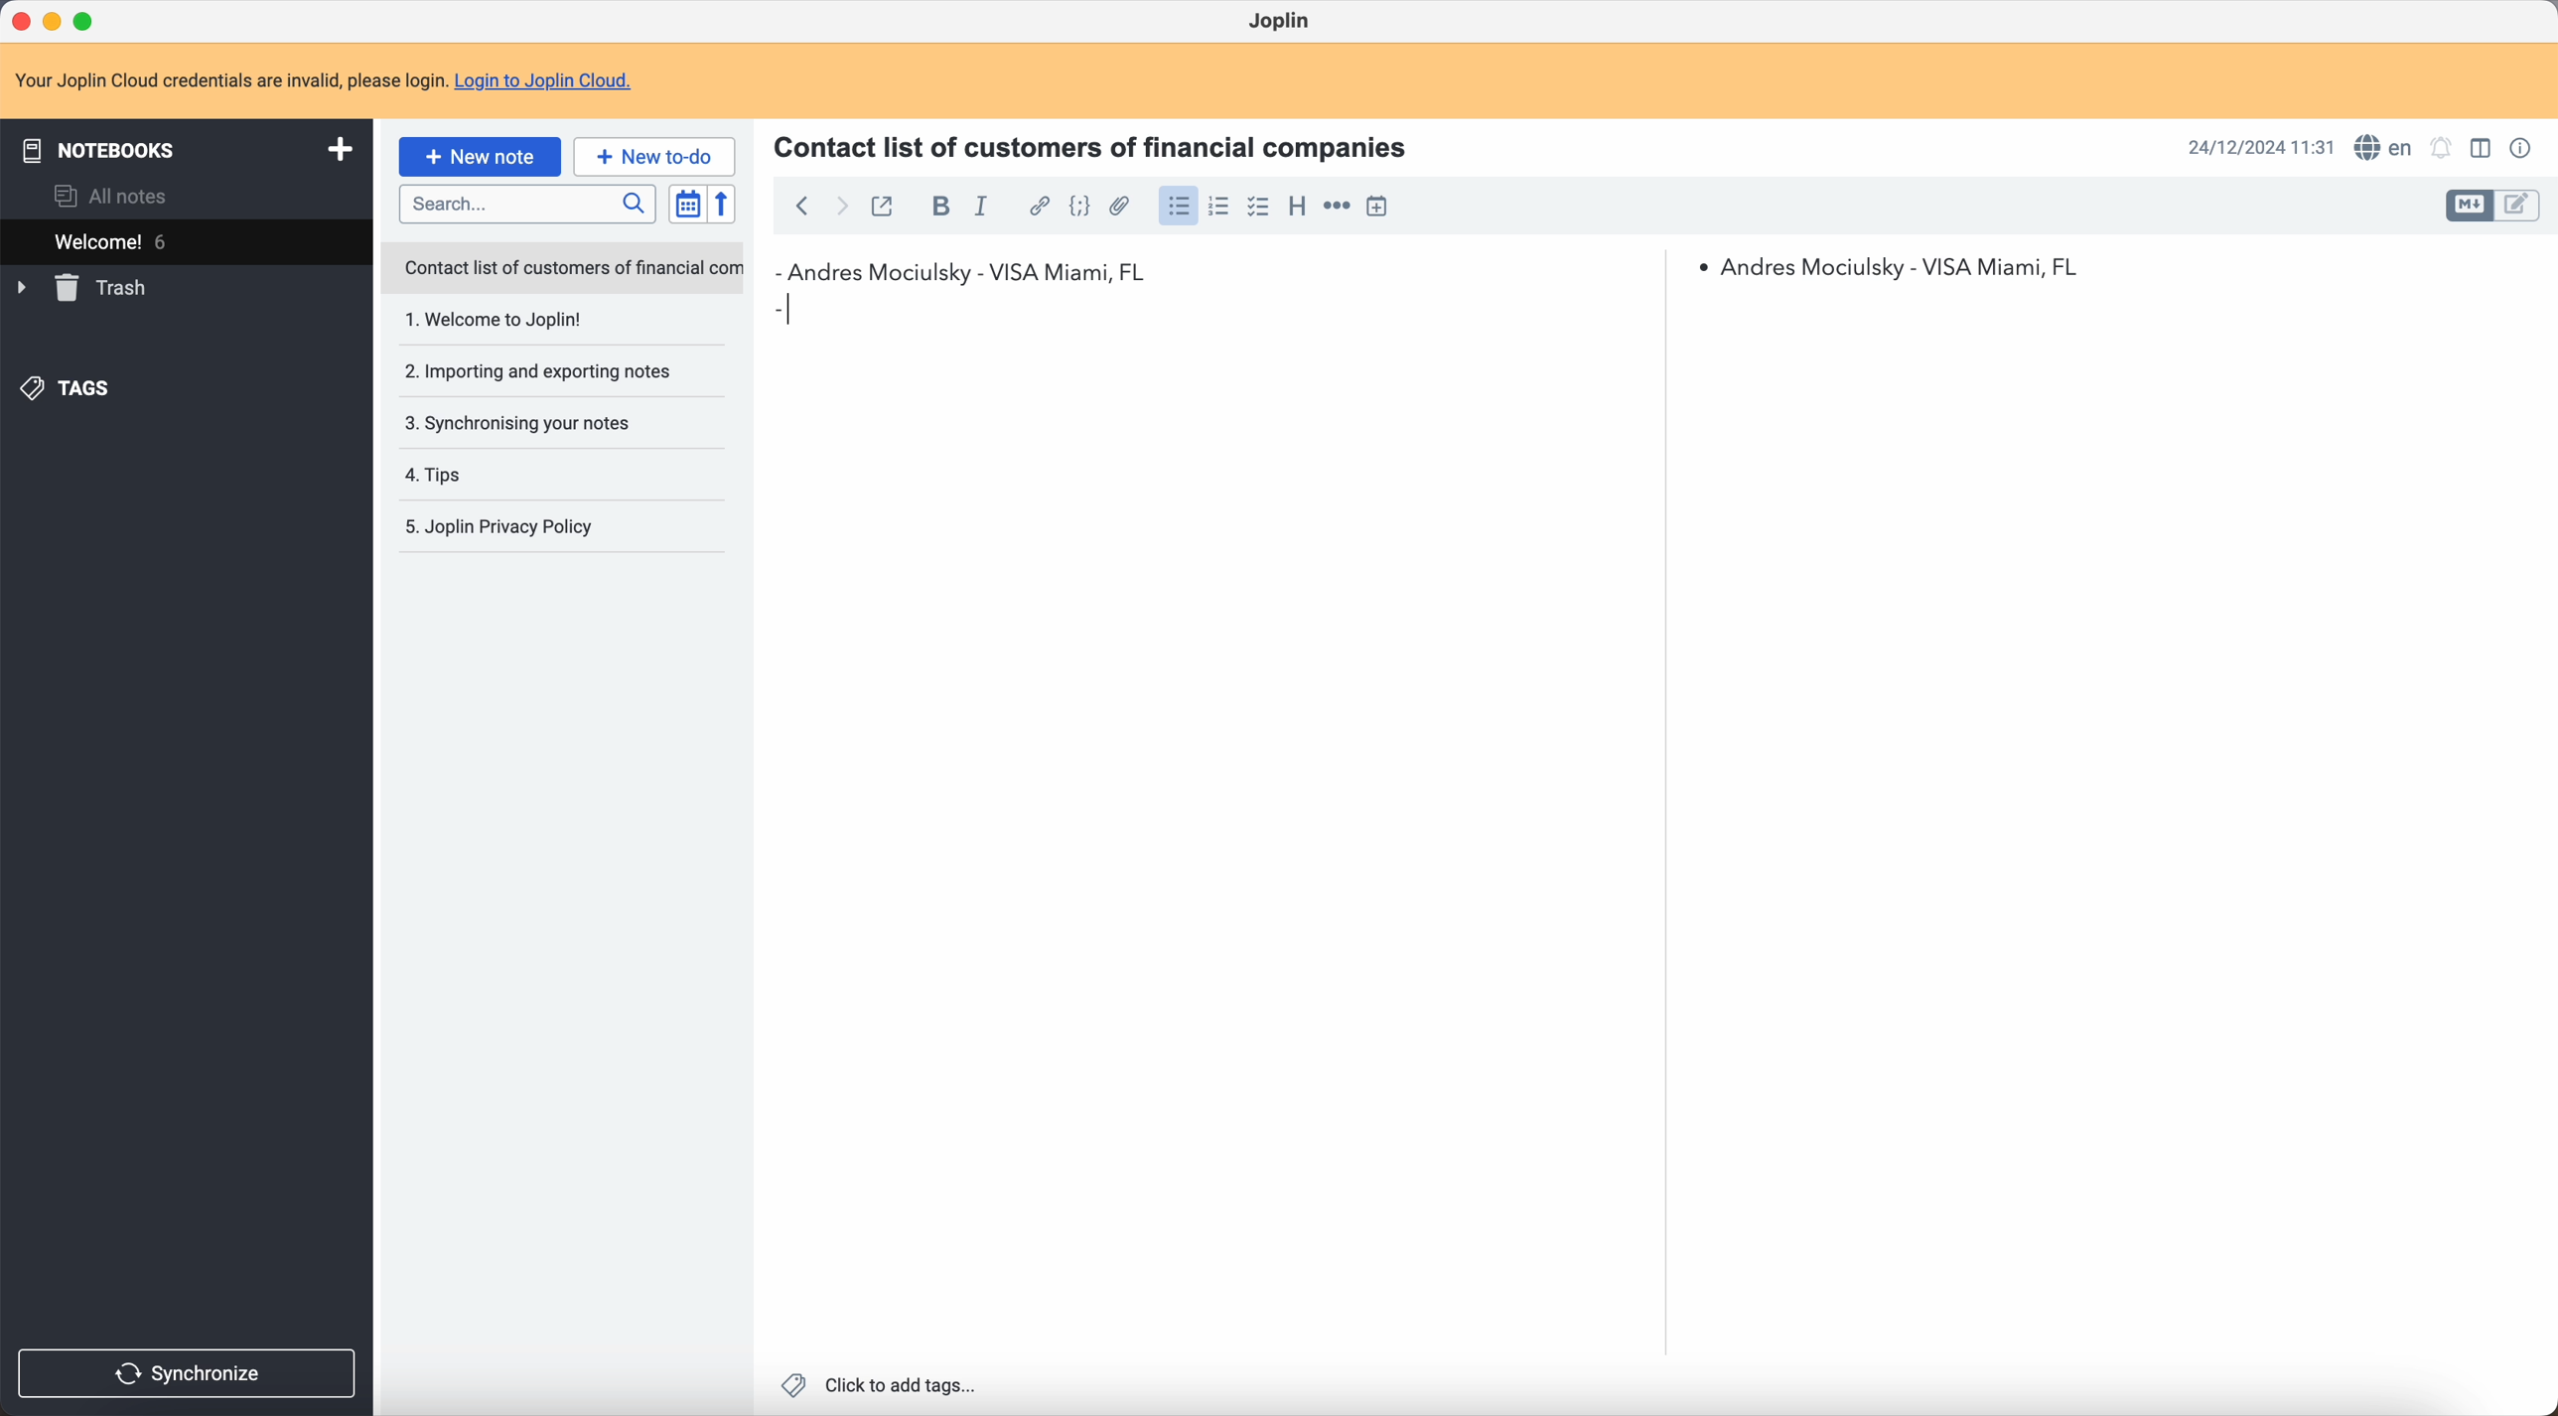 This screenshot has width=2558, height=1416. I want to click on hyperlink, so click(1038, 207).